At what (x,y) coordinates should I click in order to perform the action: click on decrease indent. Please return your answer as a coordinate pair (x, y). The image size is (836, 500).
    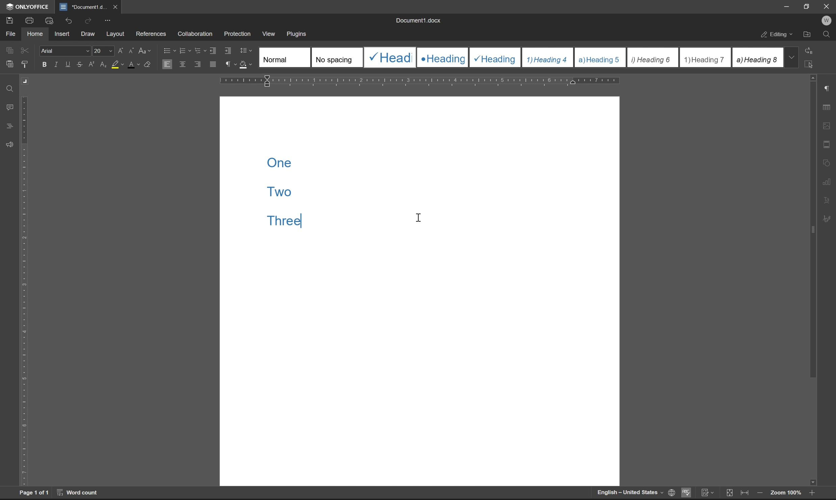
    Looking at the image, I should click on (215, 50).